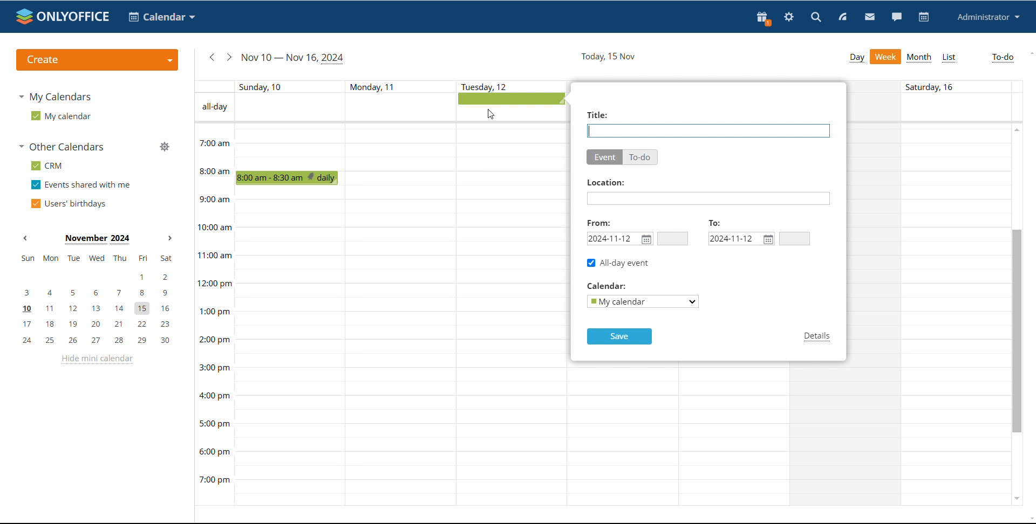 This screenshot has height=524, width=1036. What do you see at coordinates (511, 99) in the screenshot?
I see `all-day event being added` at bounding box center [511, 99].